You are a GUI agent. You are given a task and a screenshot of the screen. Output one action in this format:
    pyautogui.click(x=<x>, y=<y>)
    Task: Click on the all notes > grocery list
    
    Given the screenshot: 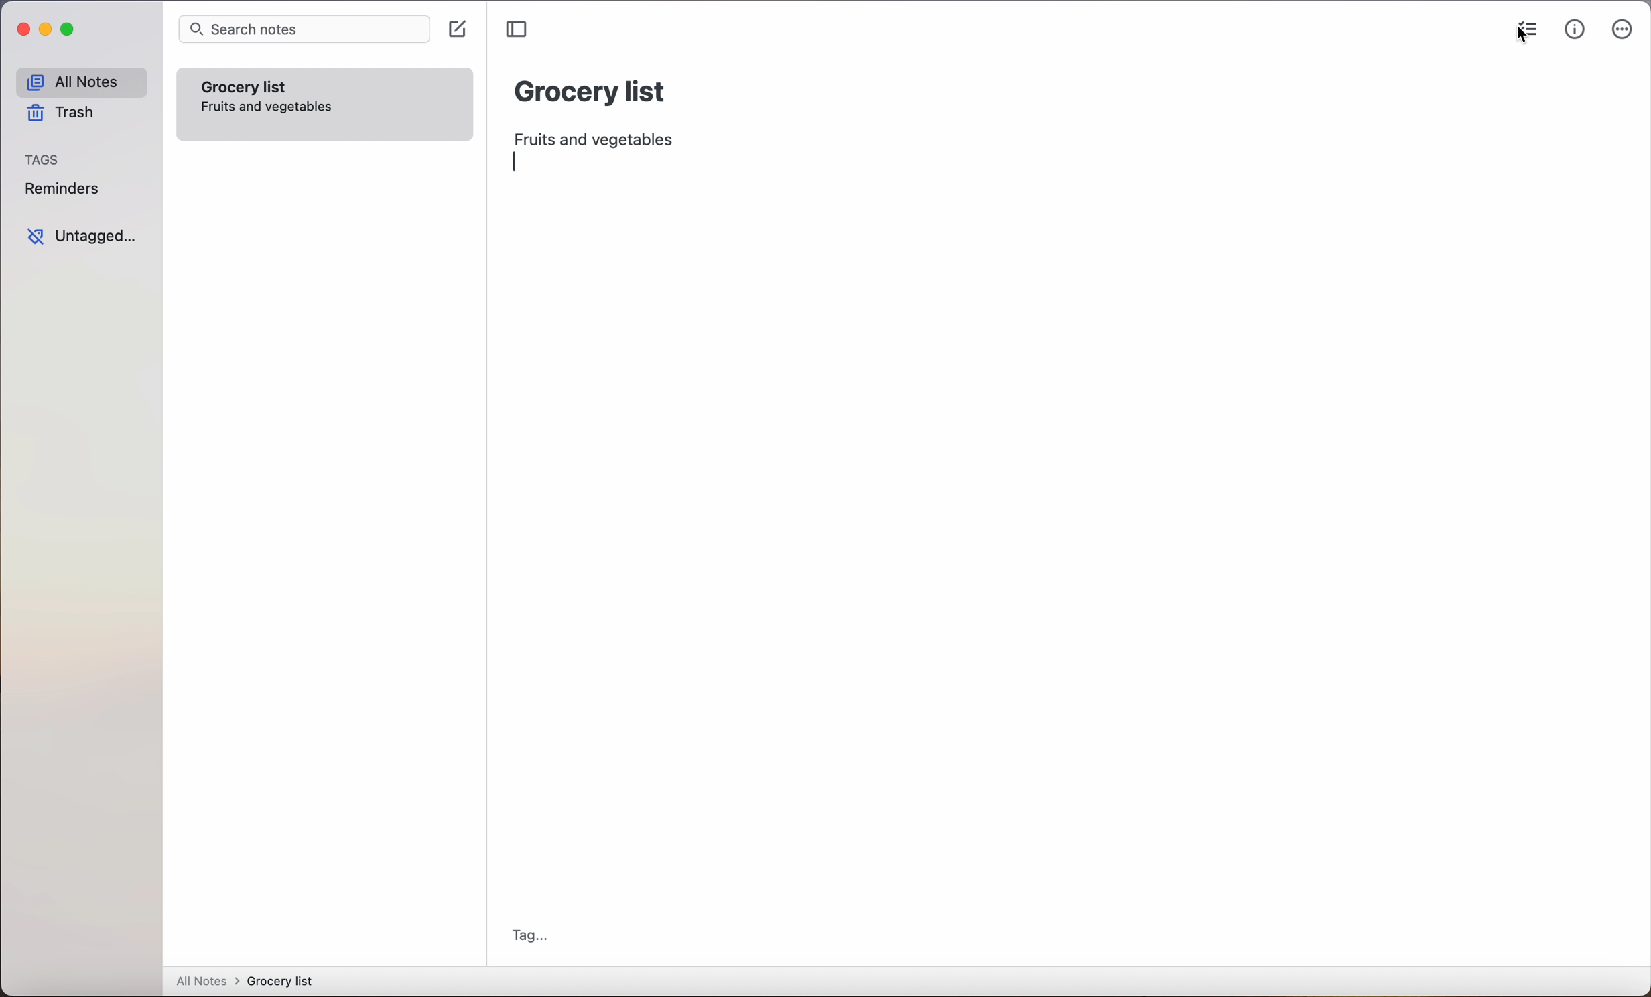 What is the action you would take?
    pyautogui.click(x=250, y=982)
    